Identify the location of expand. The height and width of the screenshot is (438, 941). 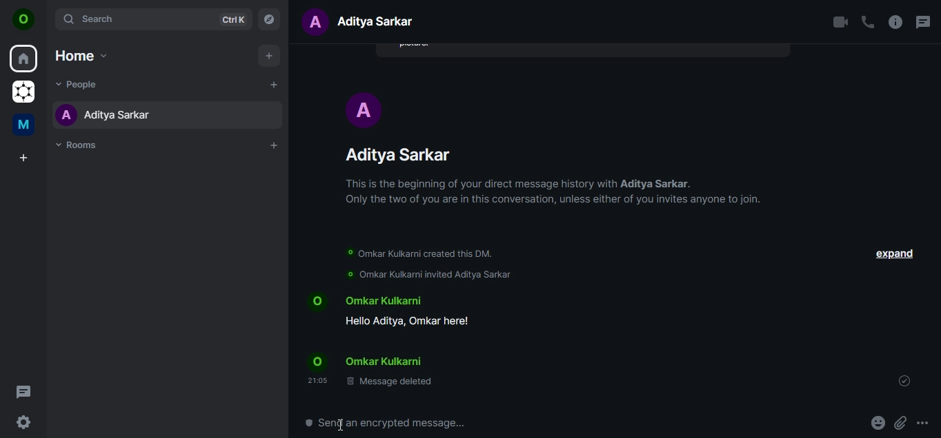
(895, 253).